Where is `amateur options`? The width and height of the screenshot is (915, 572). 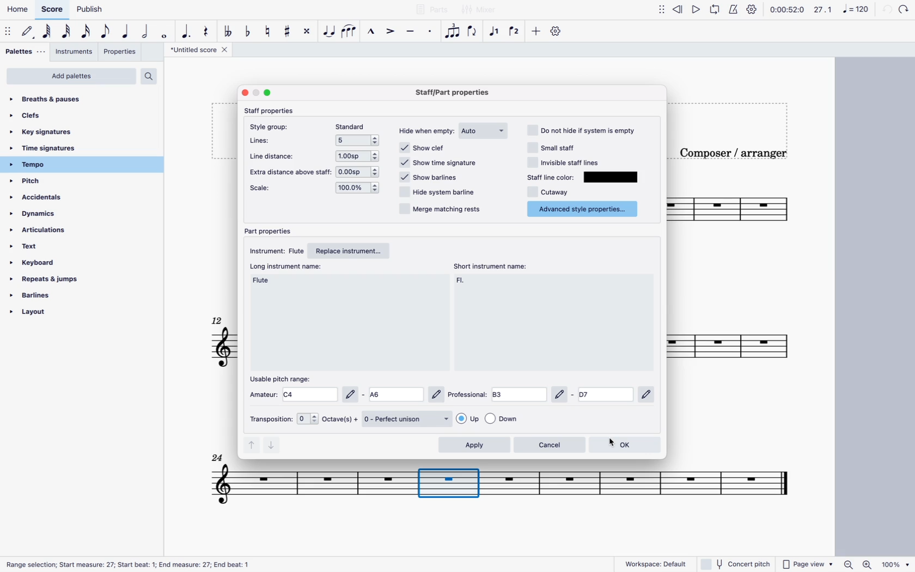 amateur options is located at coordinates (364, 394).